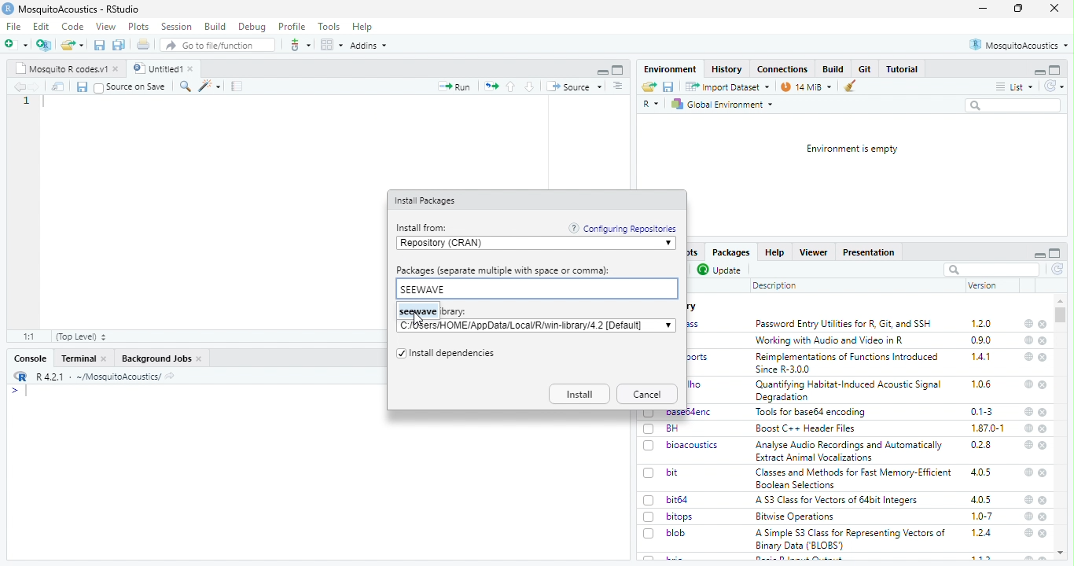 The image size is (1074, 566). What do you see at coordinates (1018, 45) in the screenshot?
I see `MosquitoAcoustics` at bounding box center [1018, 45].